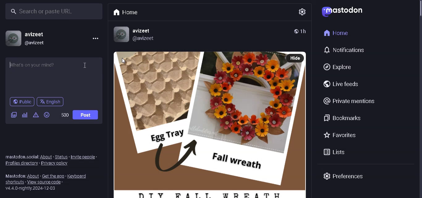 The image size is (422, 198). What do you see at coordinates (65, 115) in the screenshot?
I see `WORD LIMIT` at bounding box center [65, 115].